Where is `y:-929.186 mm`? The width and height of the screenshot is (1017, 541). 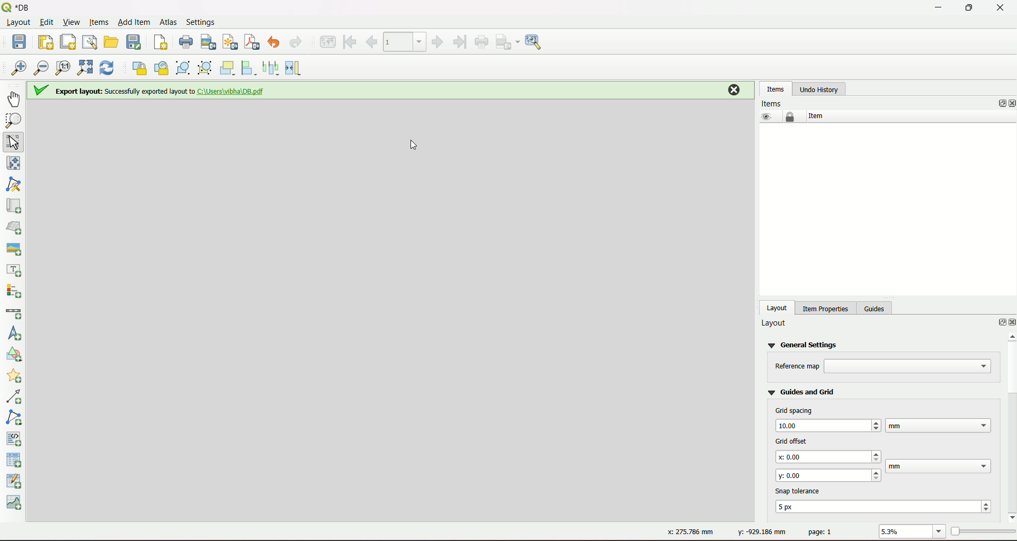
y:-929.186 mm is located at coordinates (760, 533).